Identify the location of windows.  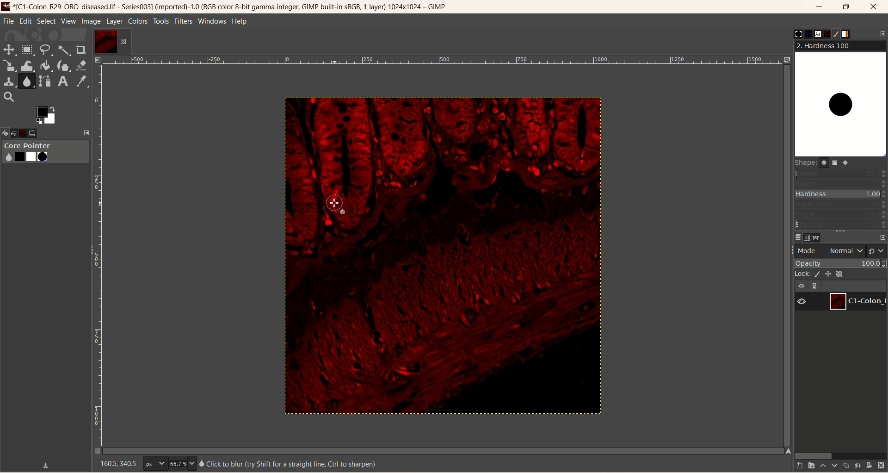
(214, 21).